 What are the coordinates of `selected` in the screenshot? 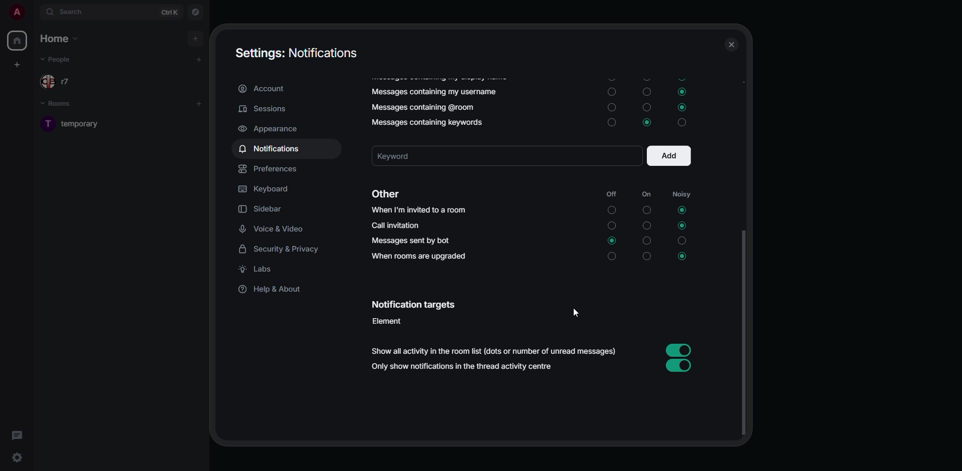 It's located at (647, 123).